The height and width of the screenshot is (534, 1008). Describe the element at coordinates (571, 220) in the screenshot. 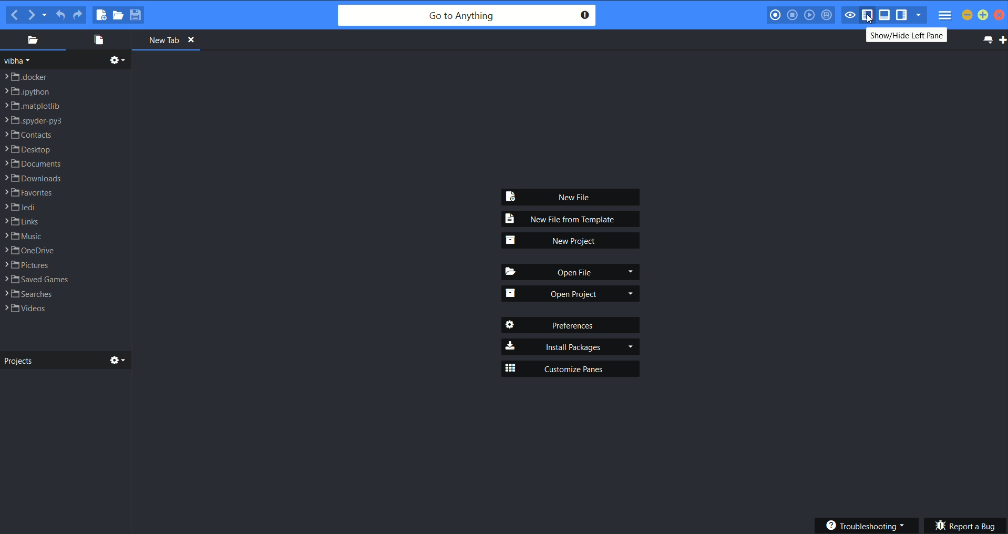

I see `new file from template` at that location.